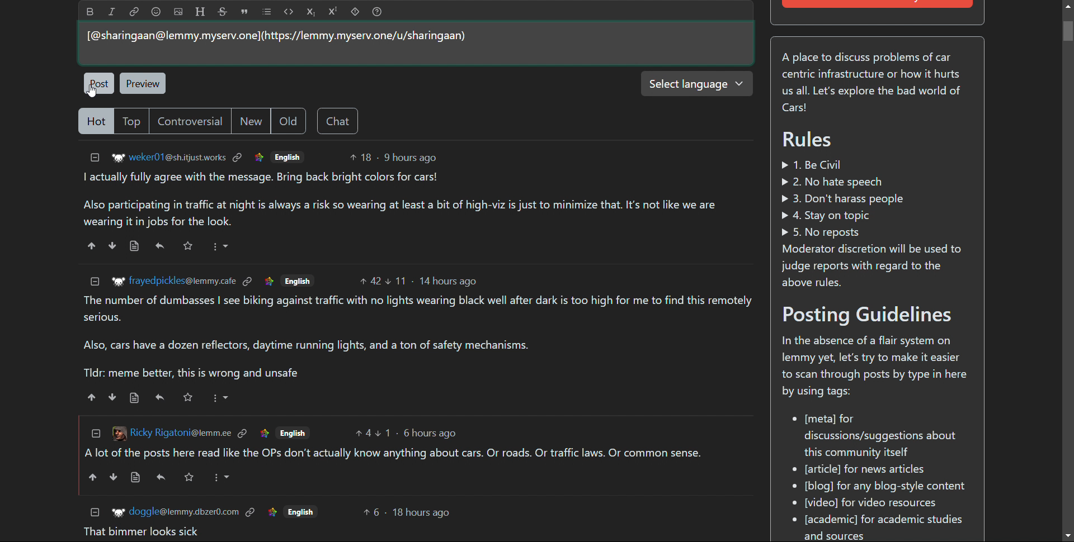 The image size is (1074, 542). Describe the element at coordinates (156, 12) in the screenshot. I see `emoji` at that location.